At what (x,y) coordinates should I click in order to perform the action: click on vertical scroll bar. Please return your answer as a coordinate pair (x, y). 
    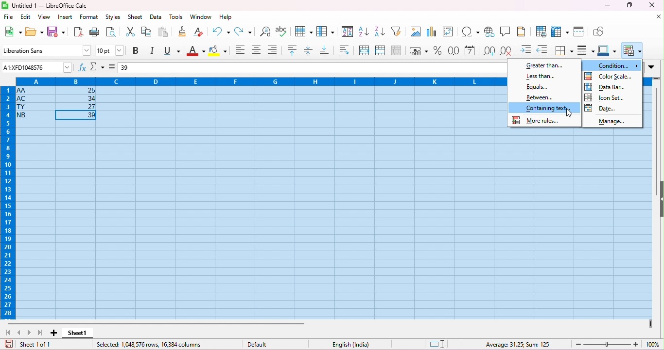
    Looking at the image, I should click on (657, 127).